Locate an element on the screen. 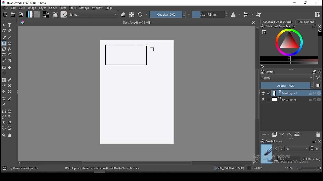 The image size is (323, 181). edit is located at coordinates (13, 8).